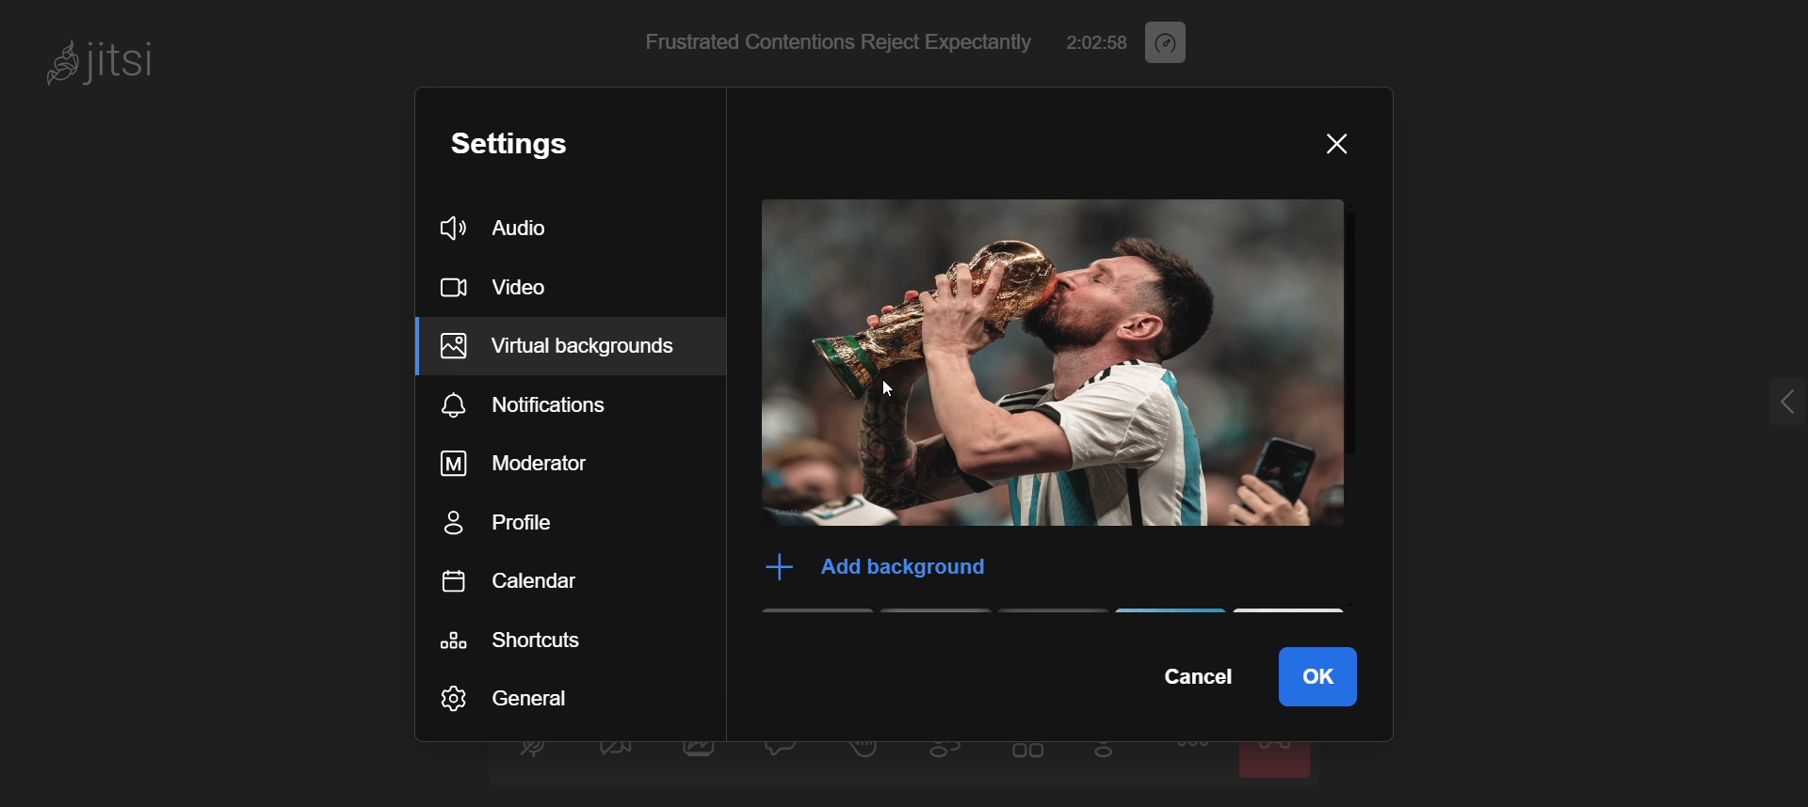 Image resolution: width=1808 pixels, height=807 pixels. What do you see at coordinates (1109, 754) in the screenshot?
I see `add participants` at bounding box center [1109, 754].